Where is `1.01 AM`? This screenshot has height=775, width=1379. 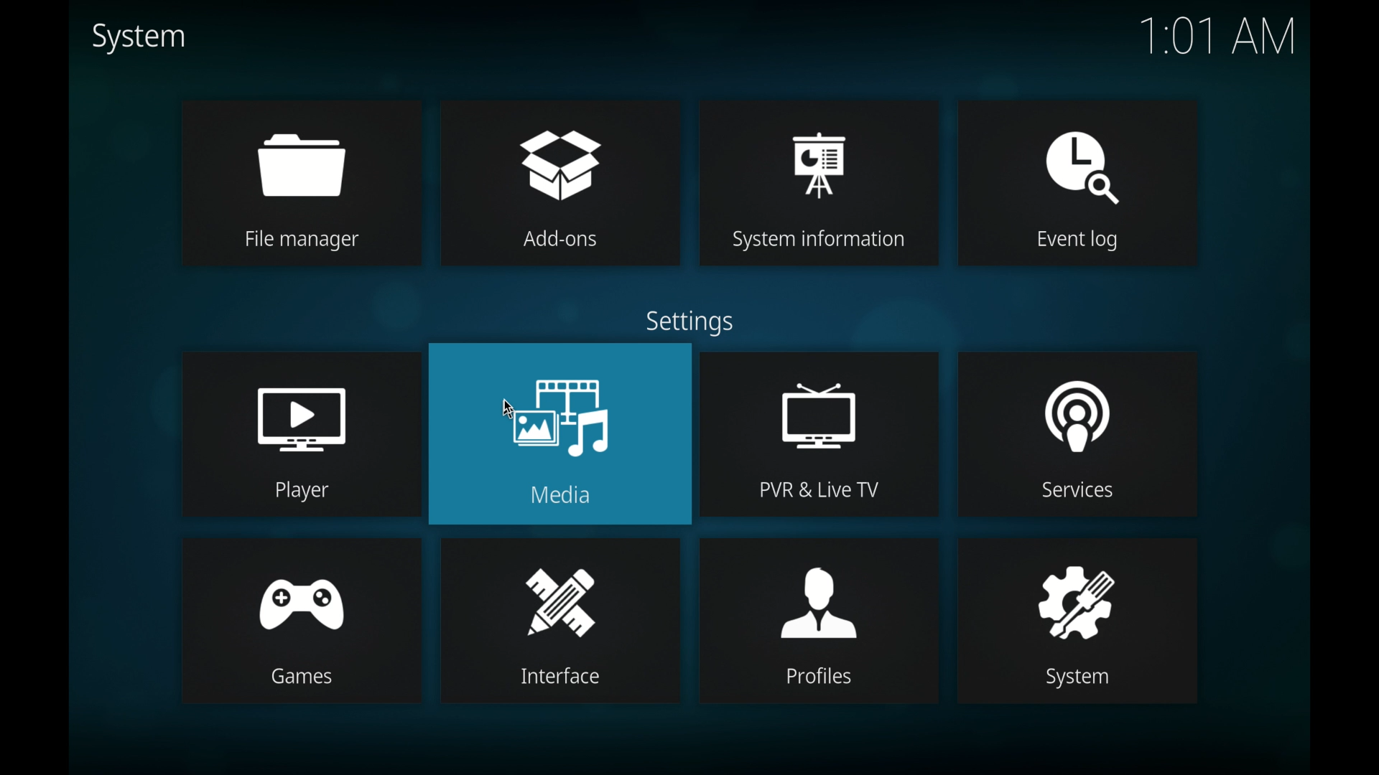 1.01 AM is located at coordinates (1217, 40).